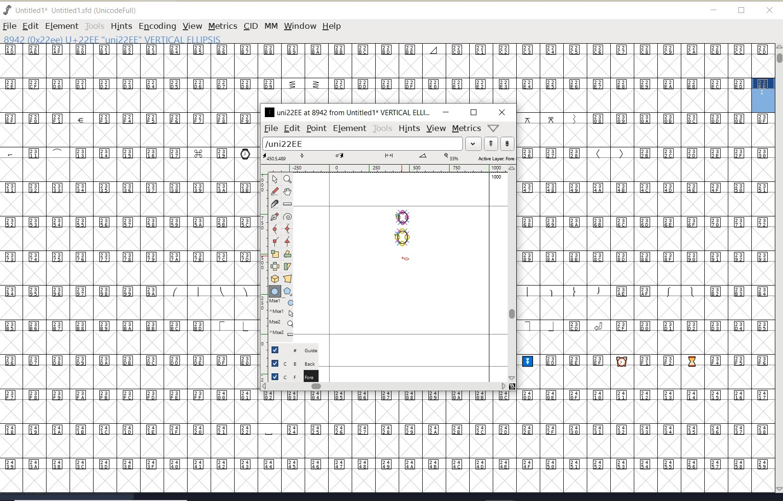 Image resolution: width=783 pixels, height=501 pixels. I want to click on tools, so click(383, 129).